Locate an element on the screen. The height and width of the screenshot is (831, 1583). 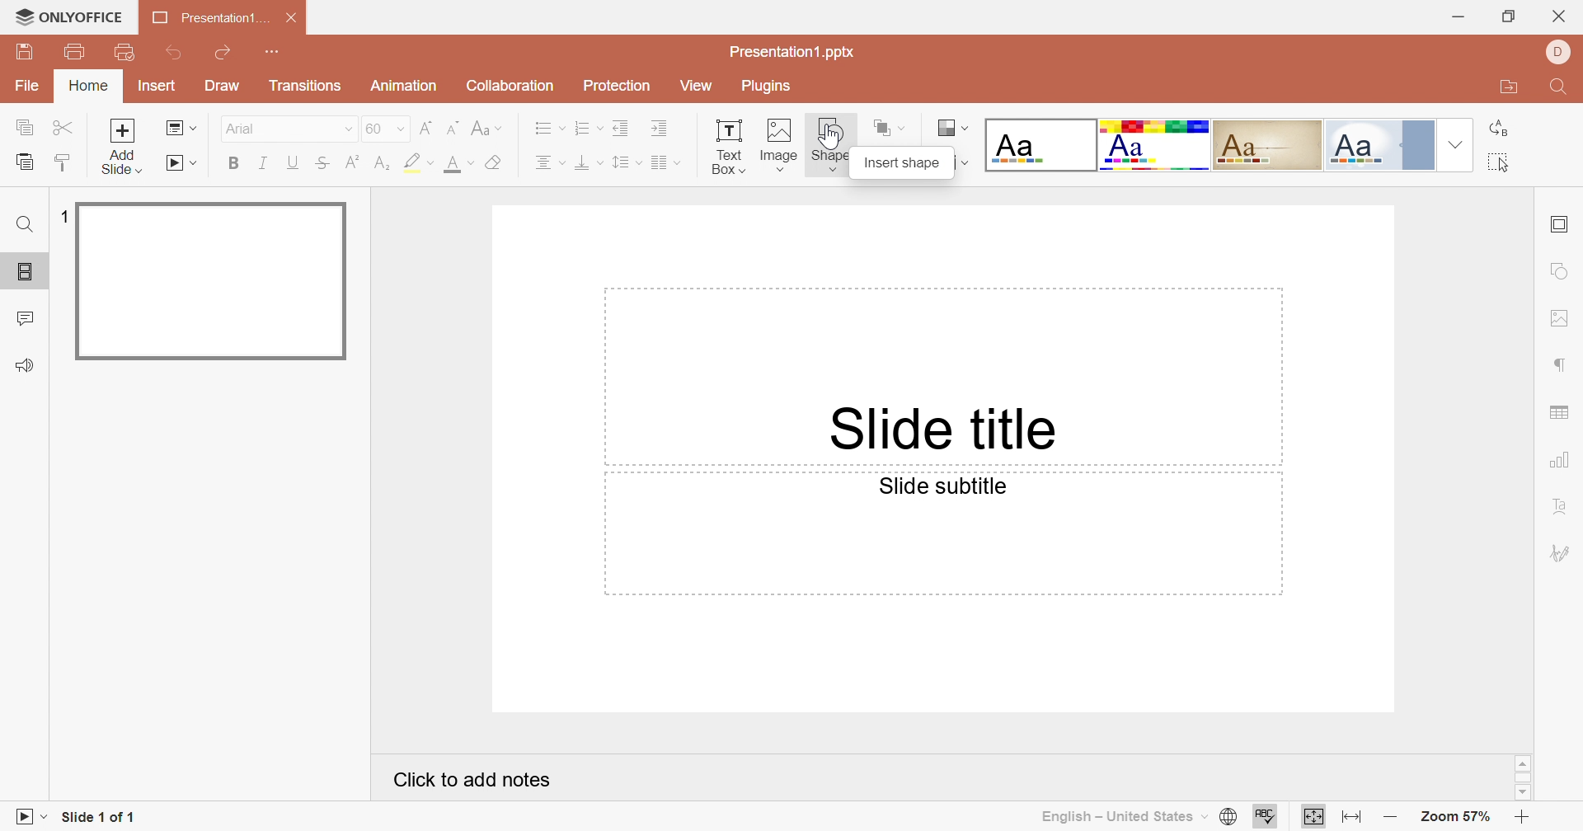
Replace is located at coordinates (1498, 128).